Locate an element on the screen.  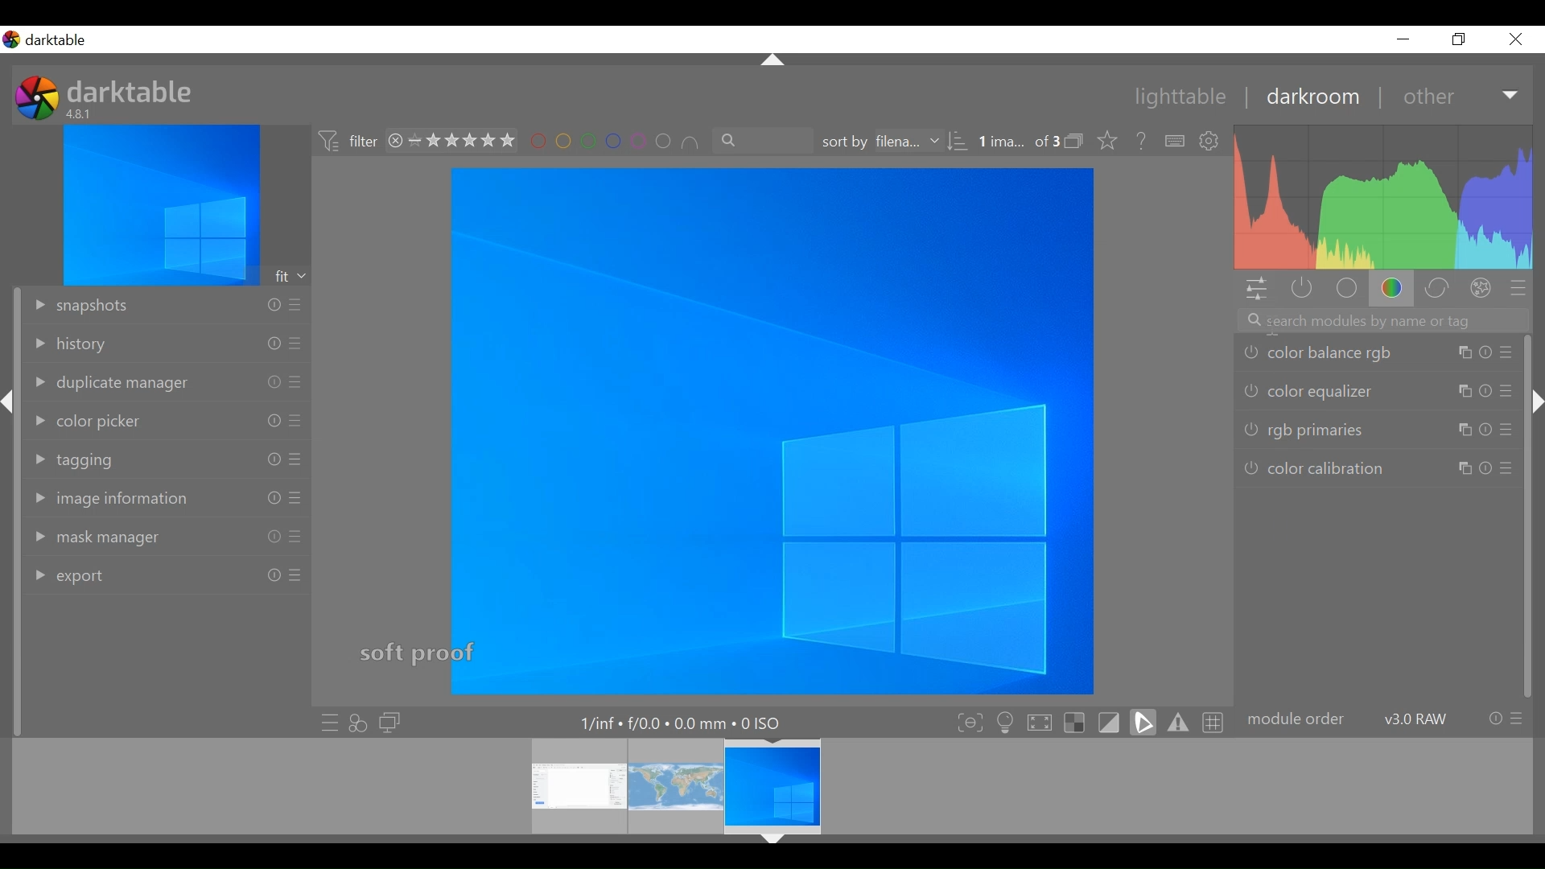
expand/collapse grouped images is located at coordinates (1073, 141).